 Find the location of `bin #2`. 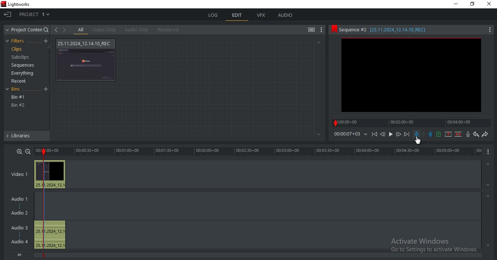

bin #2 is located at coordinates (18, 105).